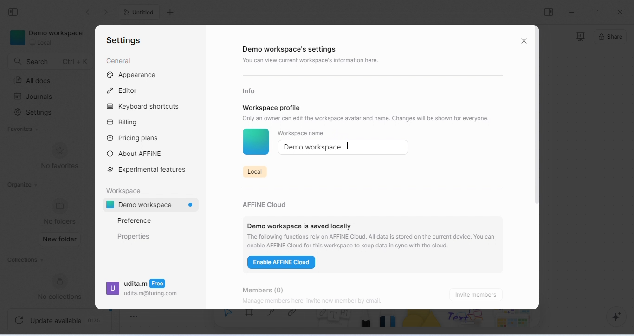 This screenshot has width=634, height=336. Describe the element at coordinates (153, 206) in the screenshot. I see `demo workspace` at that location.